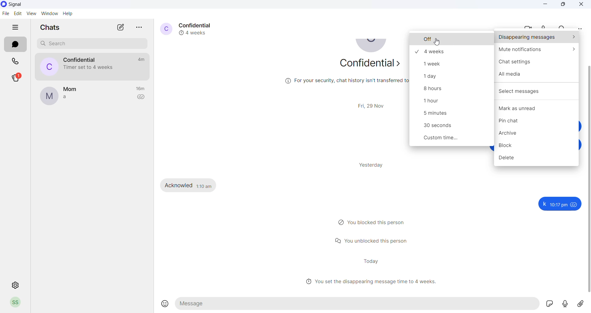 This screenshot has height=313, width=591. I want to click on emojis, so click(165, 303).